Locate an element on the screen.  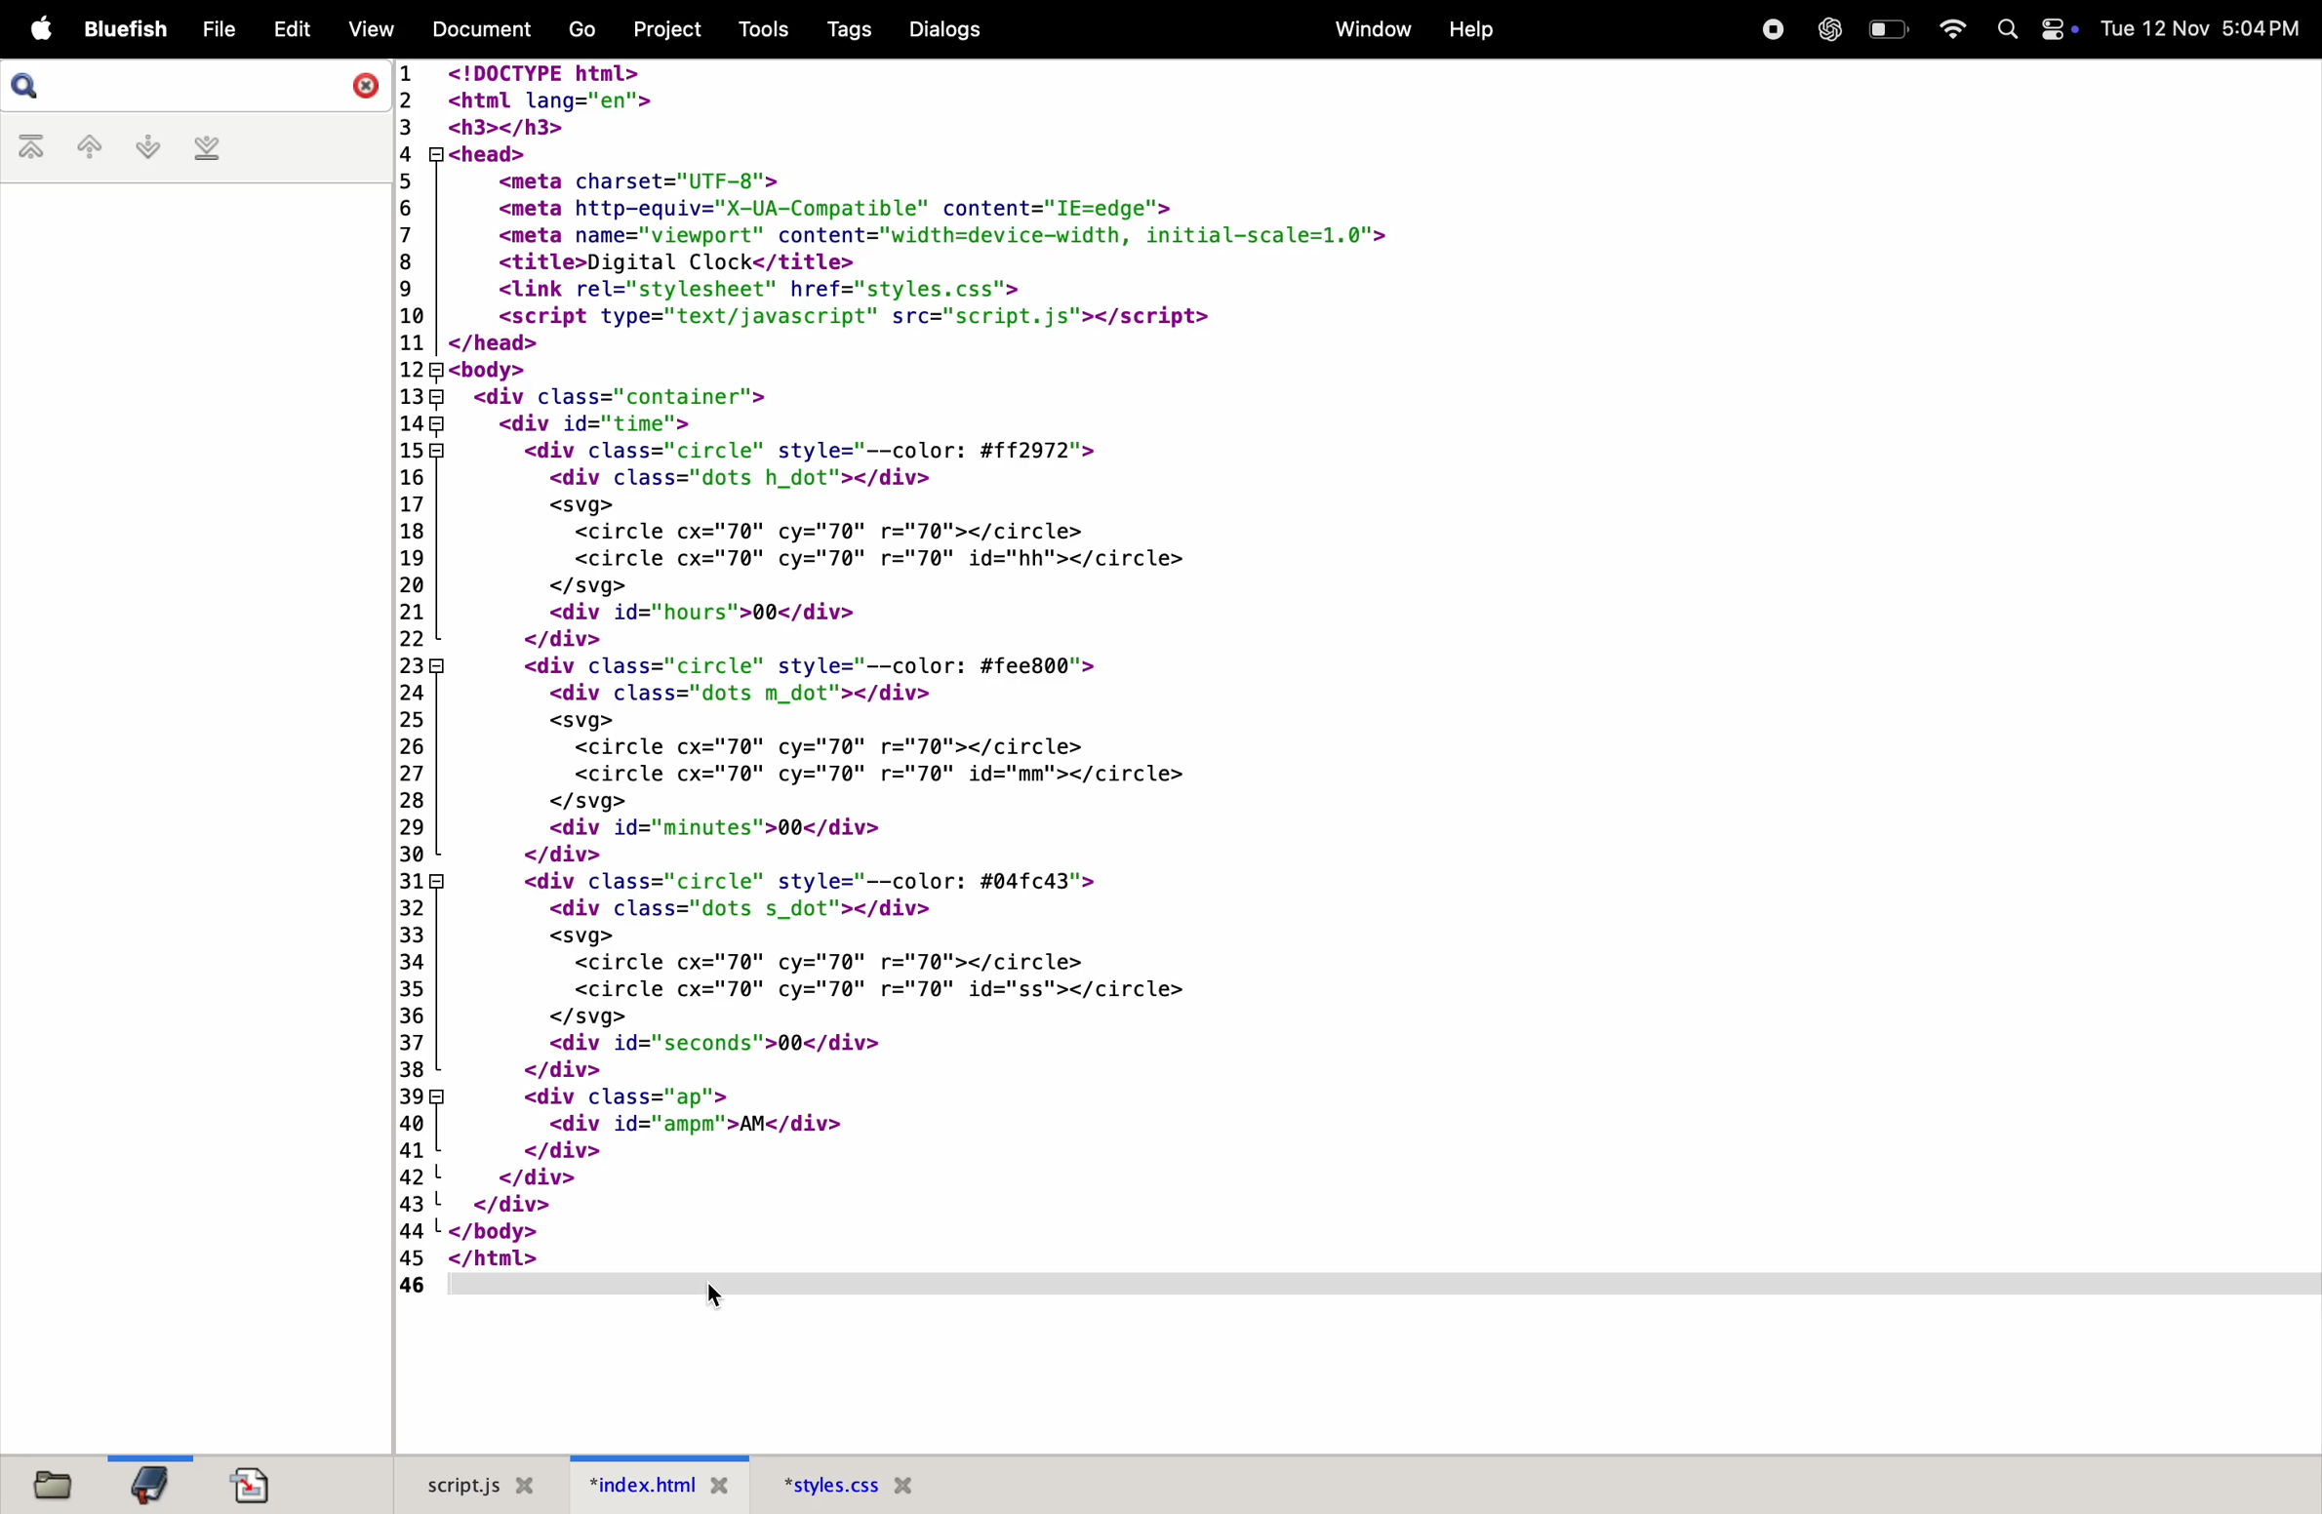
file is located at coordinates (59, 1483).